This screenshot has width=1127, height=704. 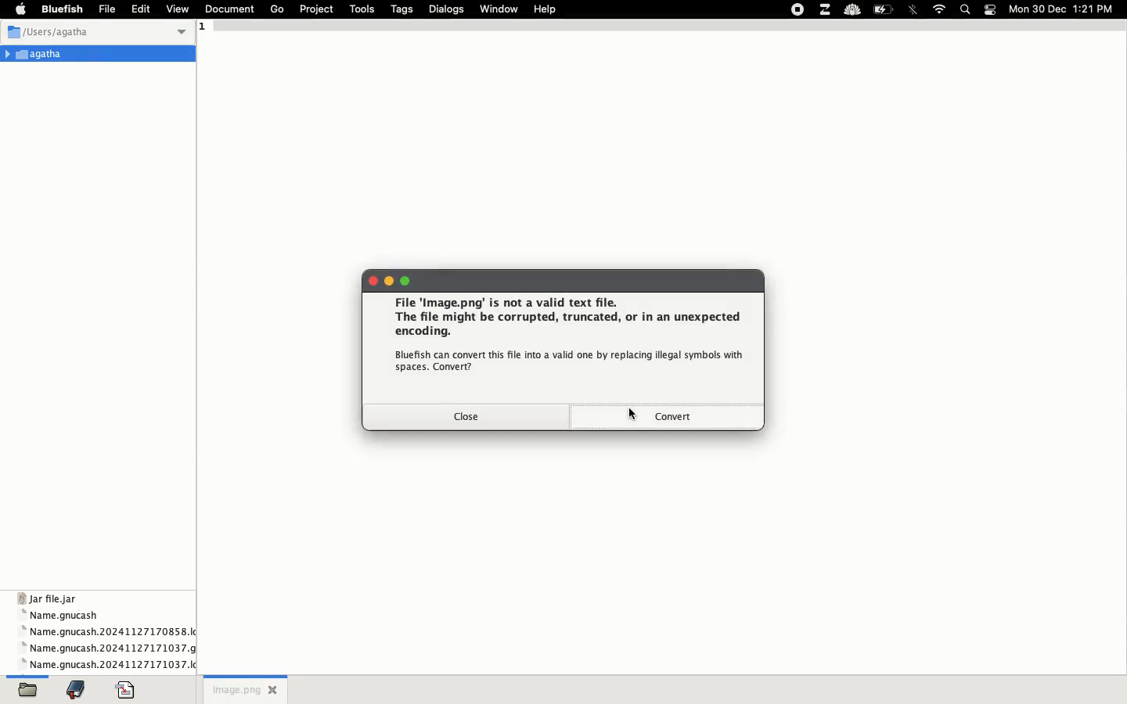 I want to click on search, so click(x=965, y=9).